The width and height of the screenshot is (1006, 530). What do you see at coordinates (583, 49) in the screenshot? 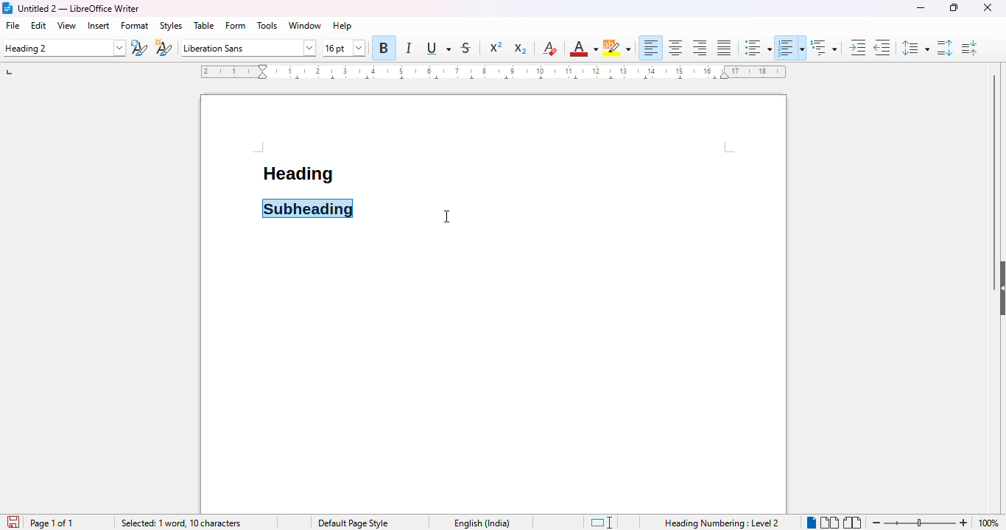
I see `font color` at bounding box center [583, 49].